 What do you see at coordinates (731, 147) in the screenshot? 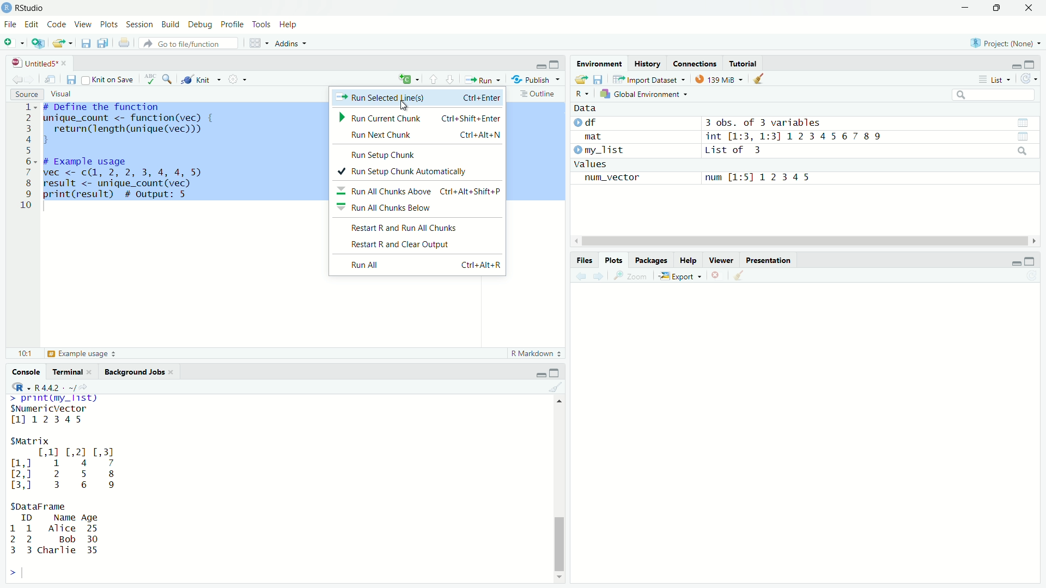
I see `Data df 3 obs. of 3 variablesmat int [1:3, 1:31 1234567 89 my_list List of 3valuesnum_vector num [1:51 12345` at bounding box center [731, 147].